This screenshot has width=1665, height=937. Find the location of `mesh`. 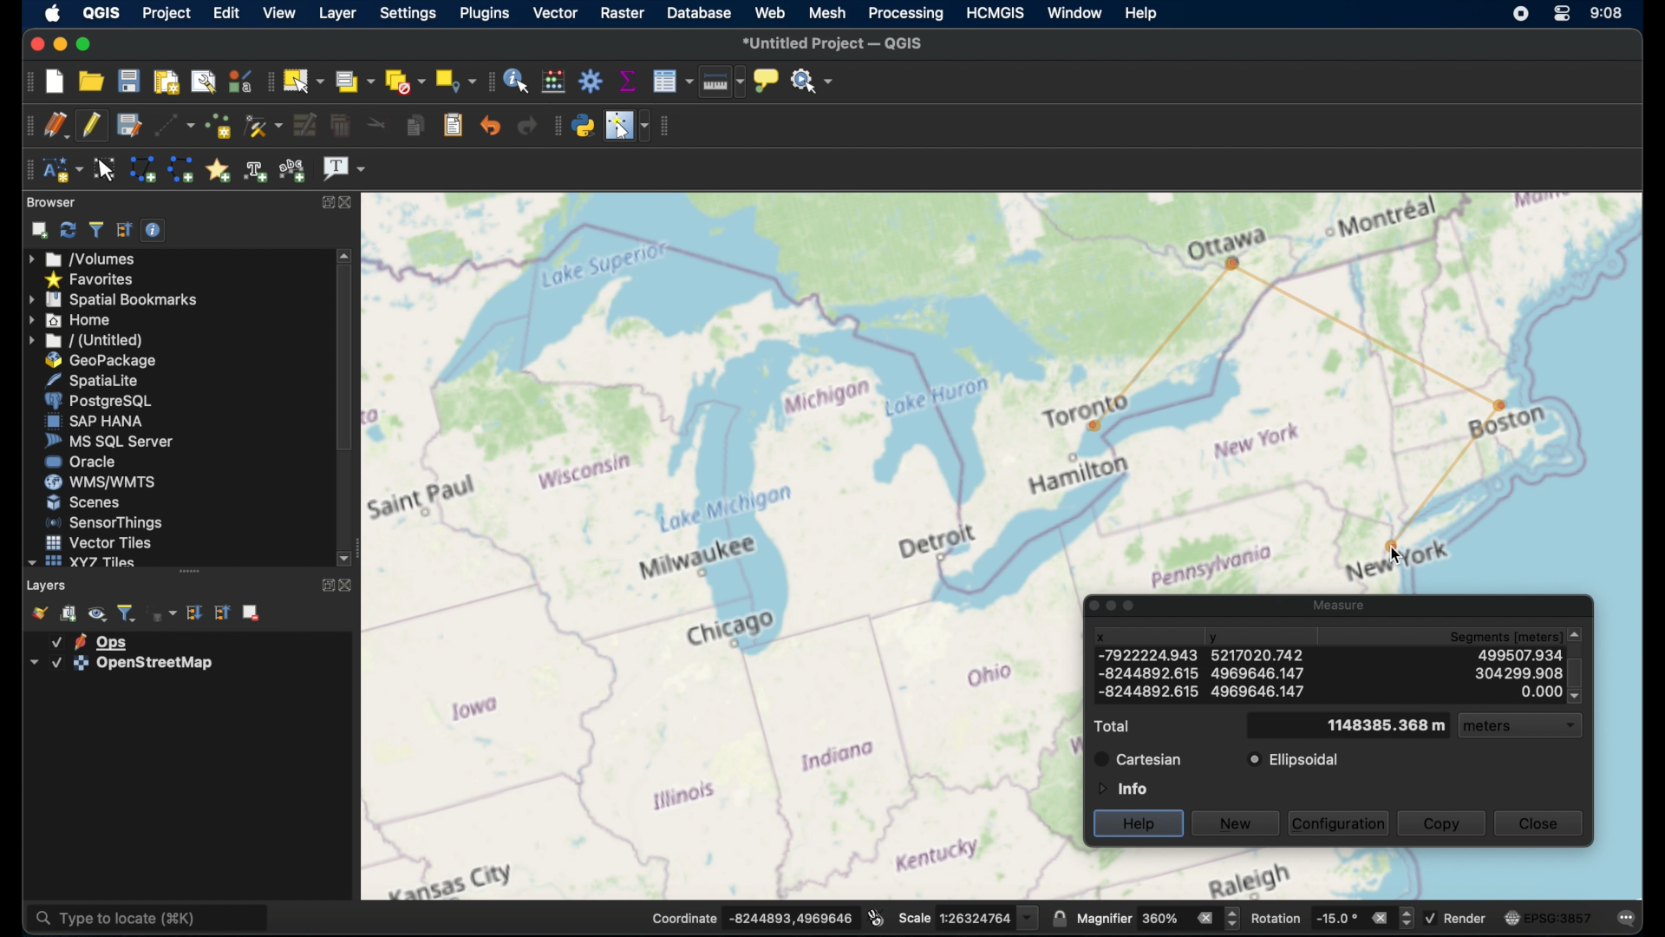

mesh is located at coordinates (827, 13).